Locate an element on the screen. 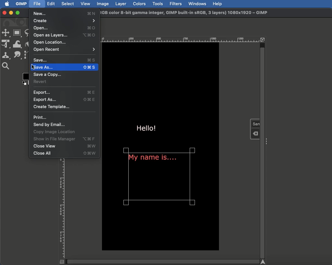 This screenshot has height=265, width=332. Open is located at coordinates (65, 28).